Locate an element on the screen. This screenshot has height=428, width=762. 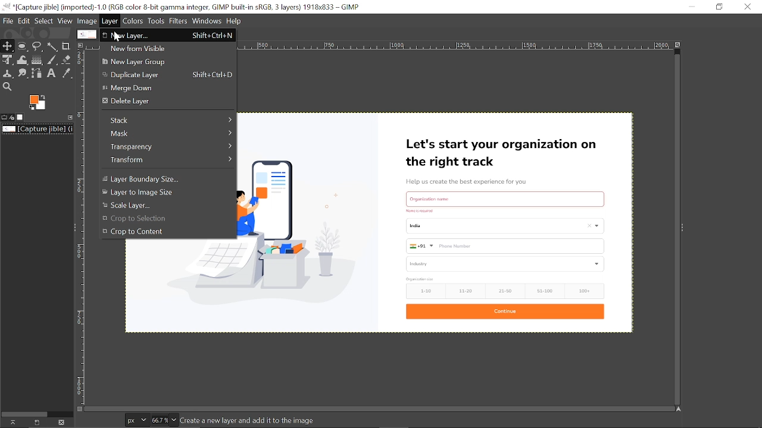
Images is located at coordinates (20, 117).